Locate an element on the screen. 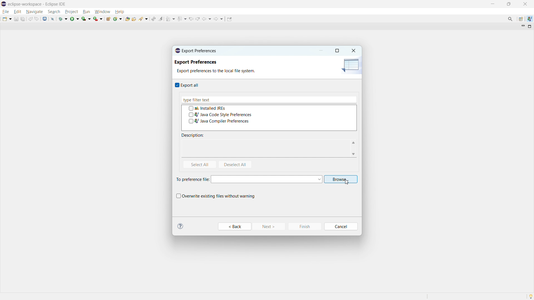 This screenshot has height=300, width=534. open type is located at coordinates (127, 19).